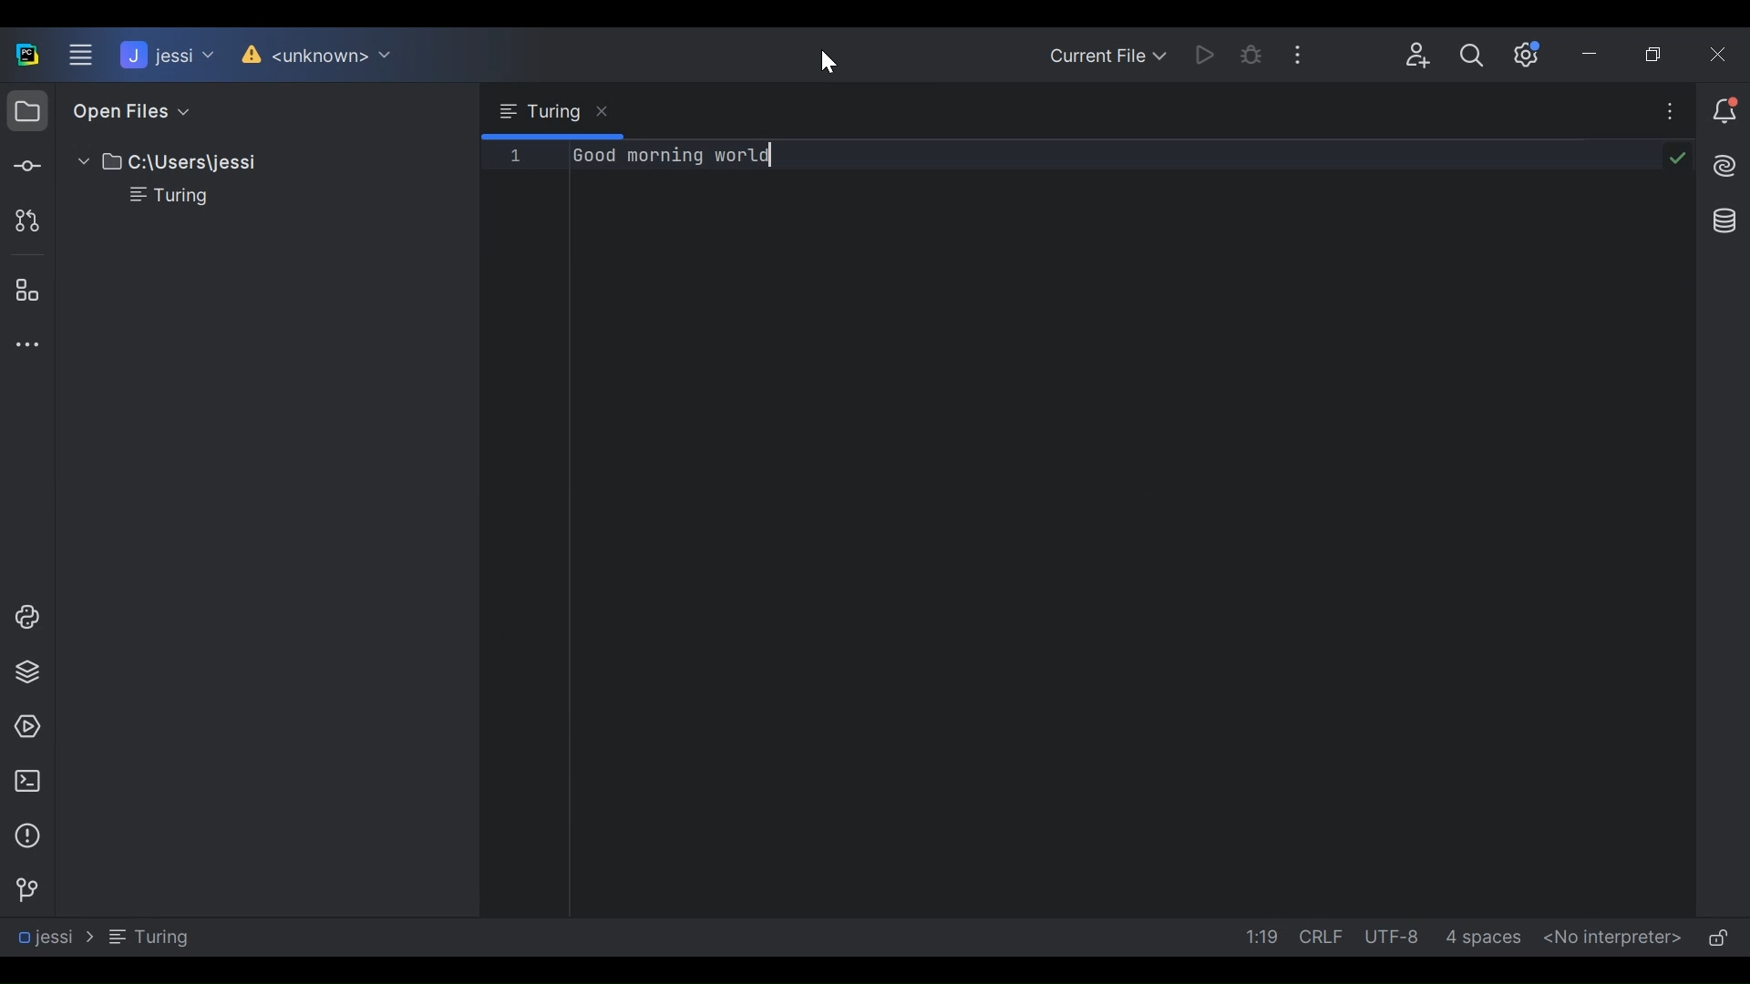  Describe the element at coordinates (26, 109) in the screenshot. I see `Project View` at that location.